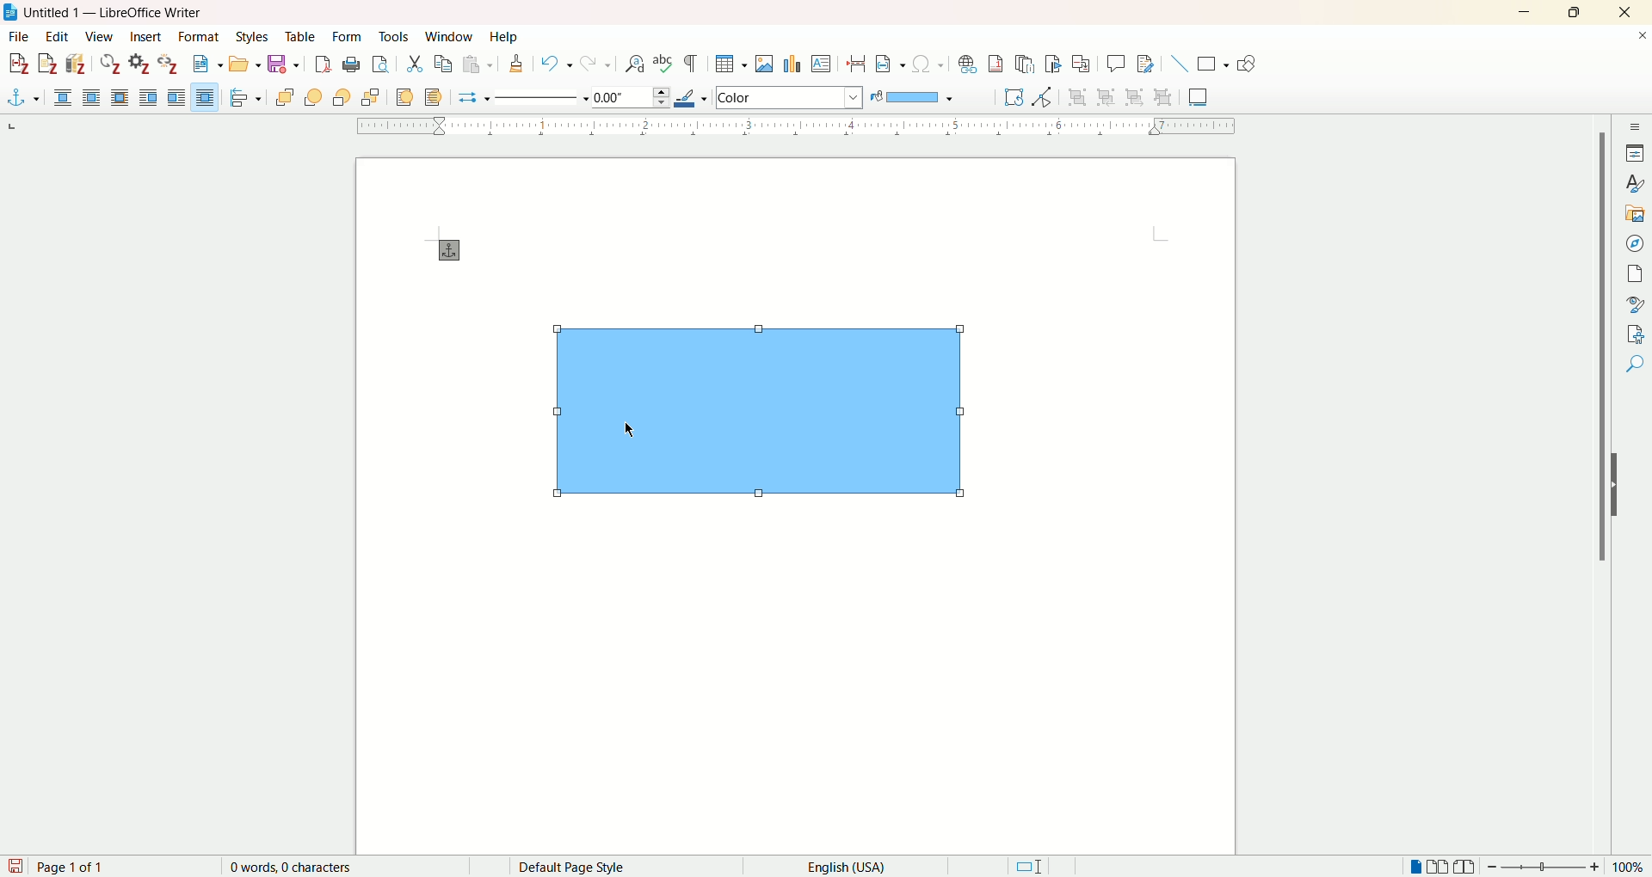 The height and width of the screenshot is (877, 1652). What do you see at coordinates (1199, 97) in the screenshot?
I see `insert caption` at bounding box center [1199, 97].